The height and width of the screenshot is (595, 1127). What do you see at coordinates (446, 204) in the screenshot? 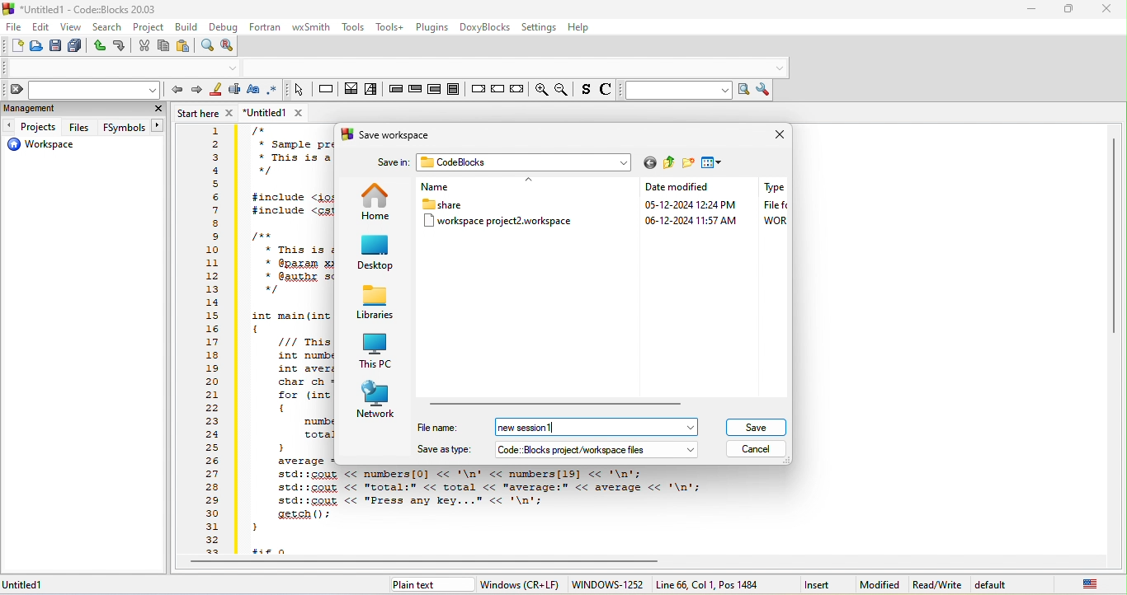
I see `share` at bounding box center [446, 204].